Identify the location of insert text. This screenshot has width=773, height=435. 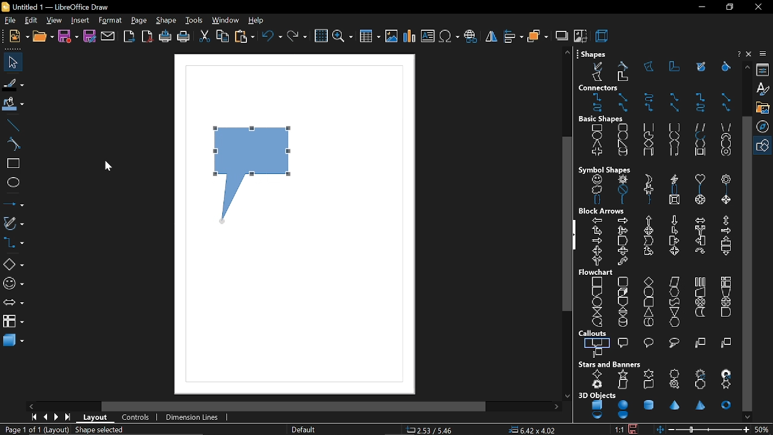
(428, 37).